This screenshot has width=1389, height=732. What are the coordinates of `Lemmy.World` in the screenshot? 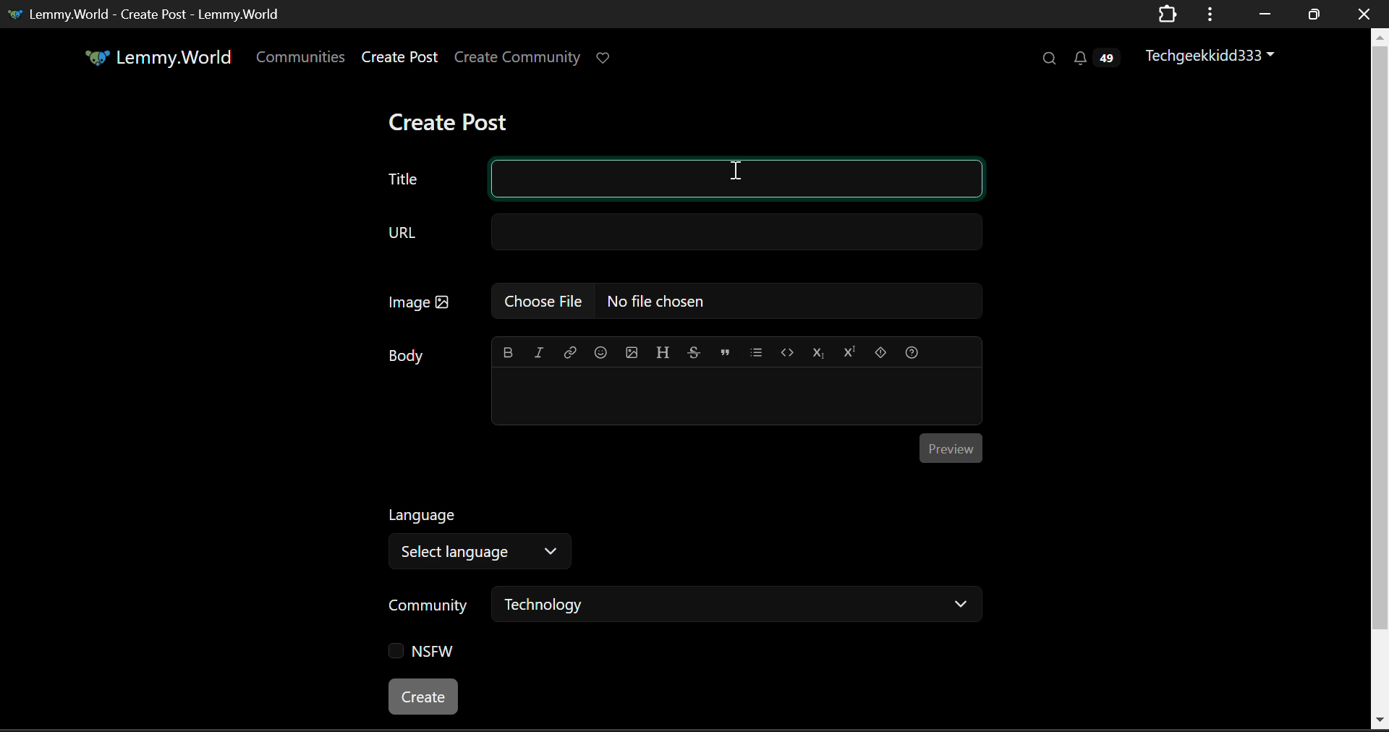 It's located at (149, 57).